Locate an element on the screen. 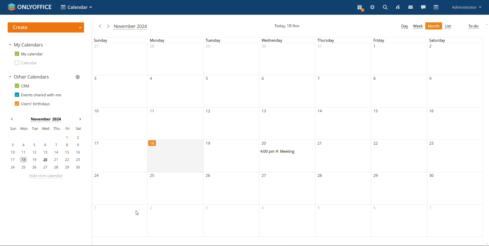 Image resolution: width=489 pixels, height=246 pixels. my calendar is located at coordinates (29, 53).